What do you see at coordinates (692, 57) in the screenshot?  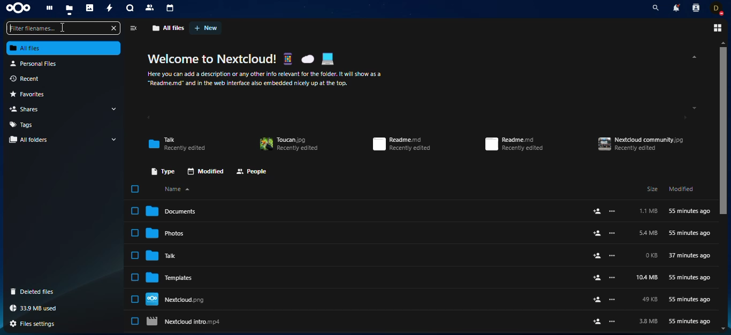 I see `scroll up` at bounding box center [692, 57].